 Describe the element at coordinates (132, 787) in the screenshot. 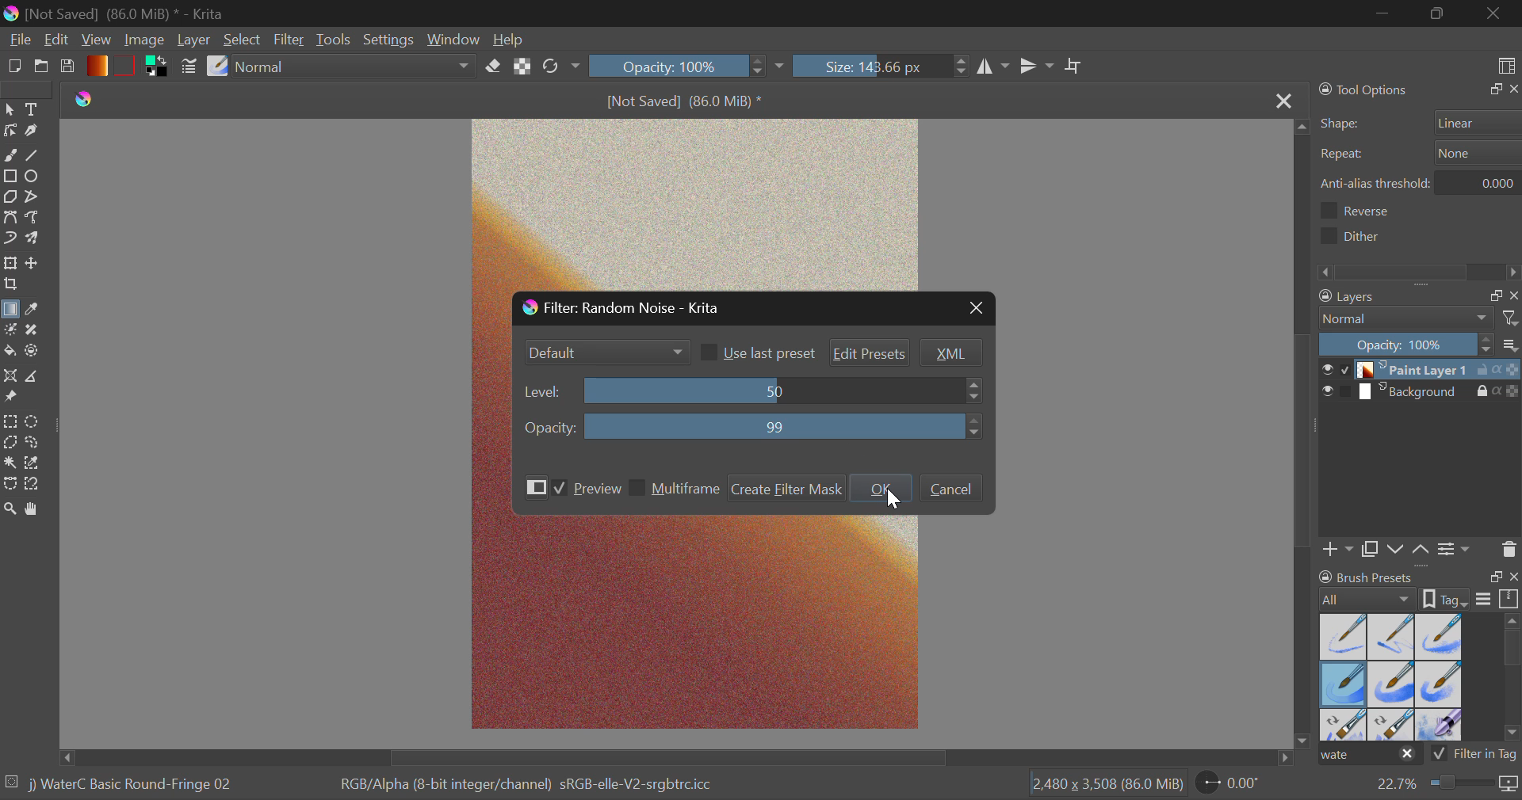

I see `jj waterc basic round-fringe 02` at that location.